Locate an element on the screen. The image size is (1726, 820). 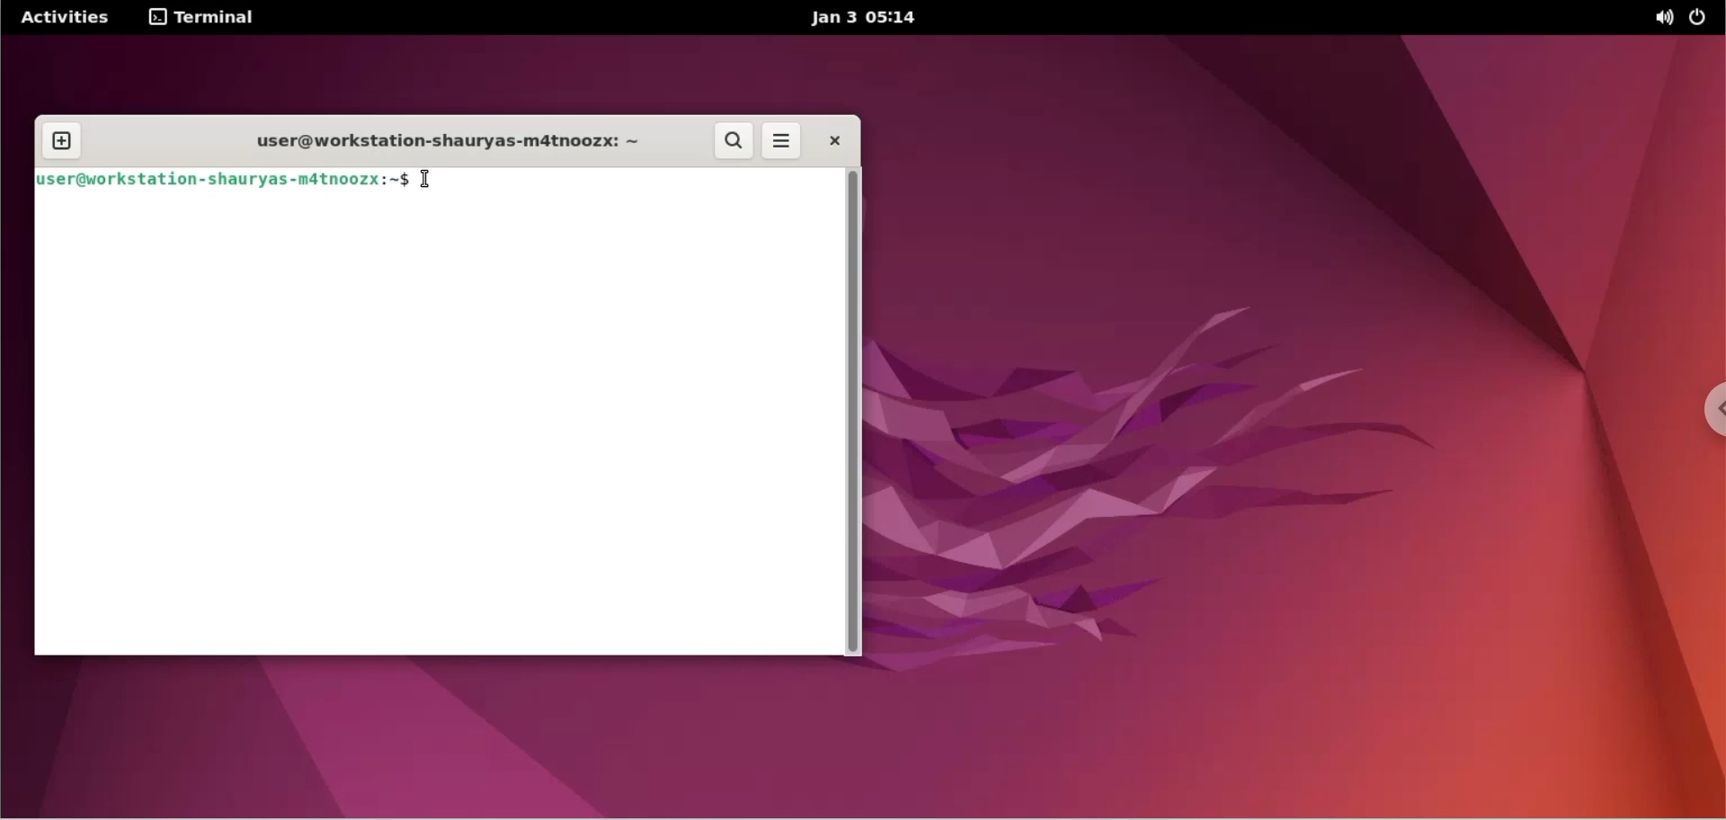
power options is located at coordinates (1702, 18).